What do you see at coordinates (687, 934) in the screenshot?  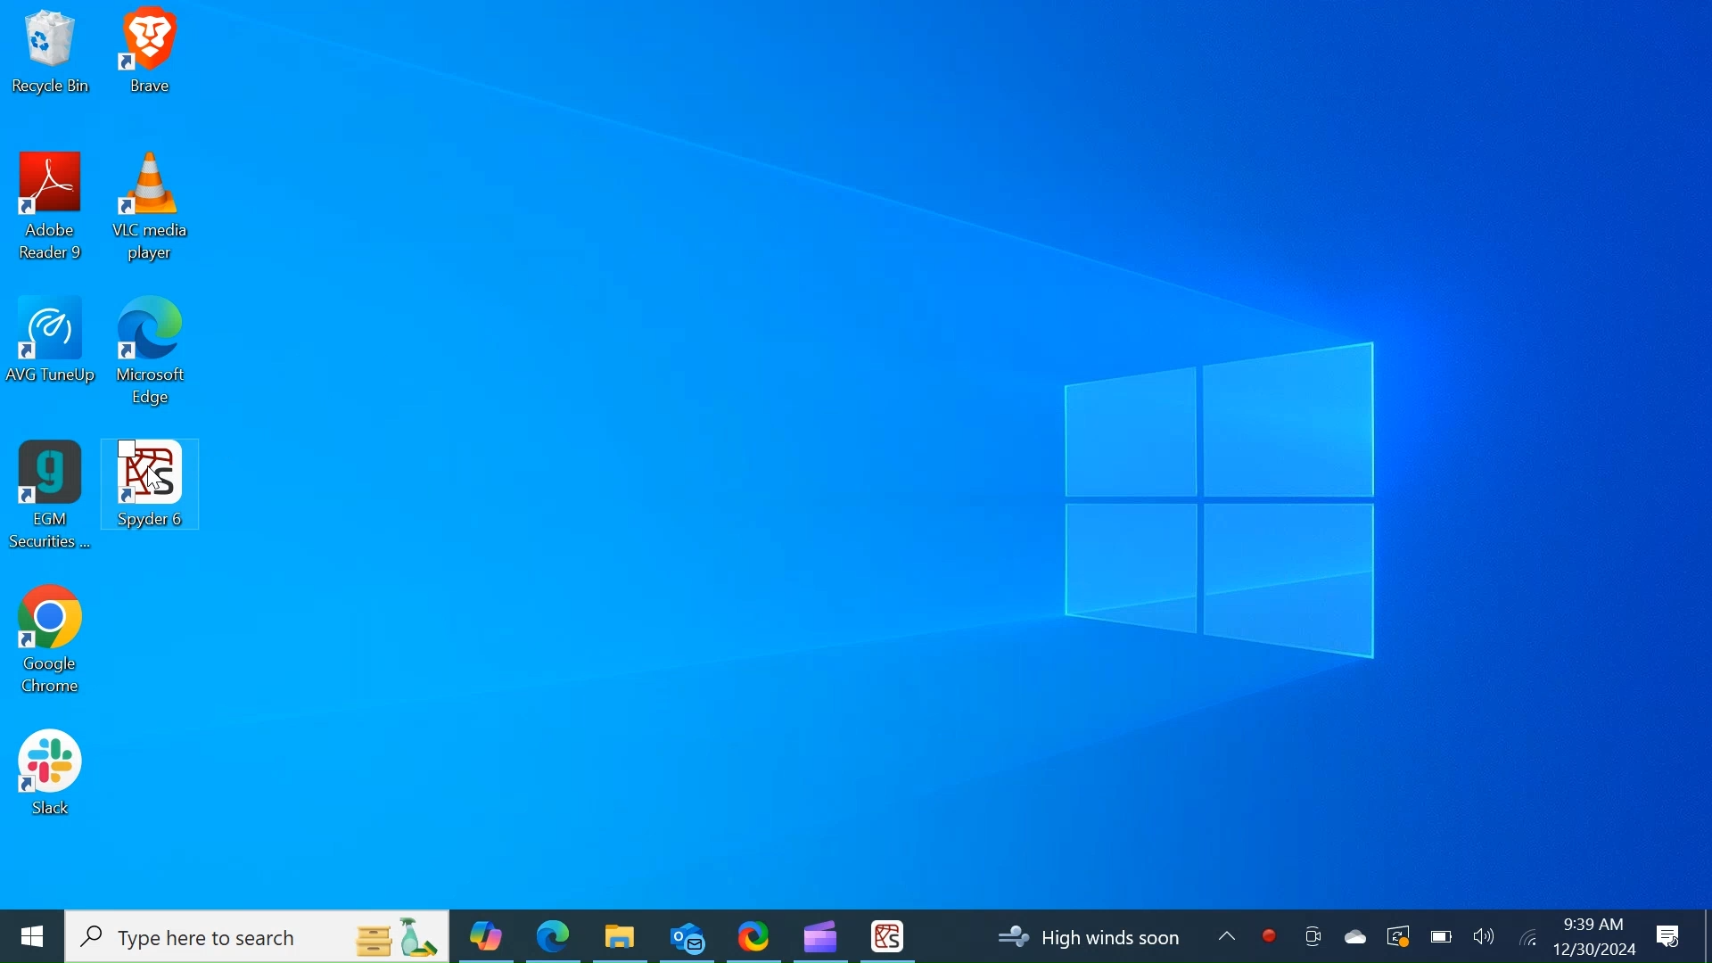 I see `Outlook Desktop Icon` at bounding box center [687, 934].